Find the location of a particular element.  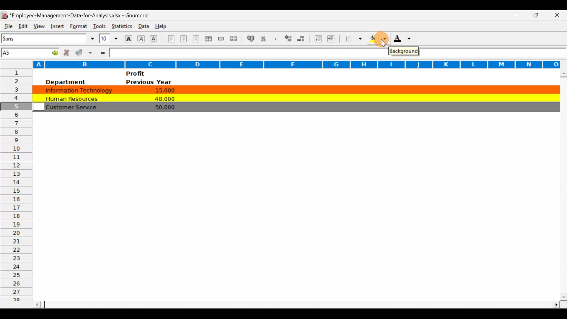

Insert is located at coordinates (56, 25).